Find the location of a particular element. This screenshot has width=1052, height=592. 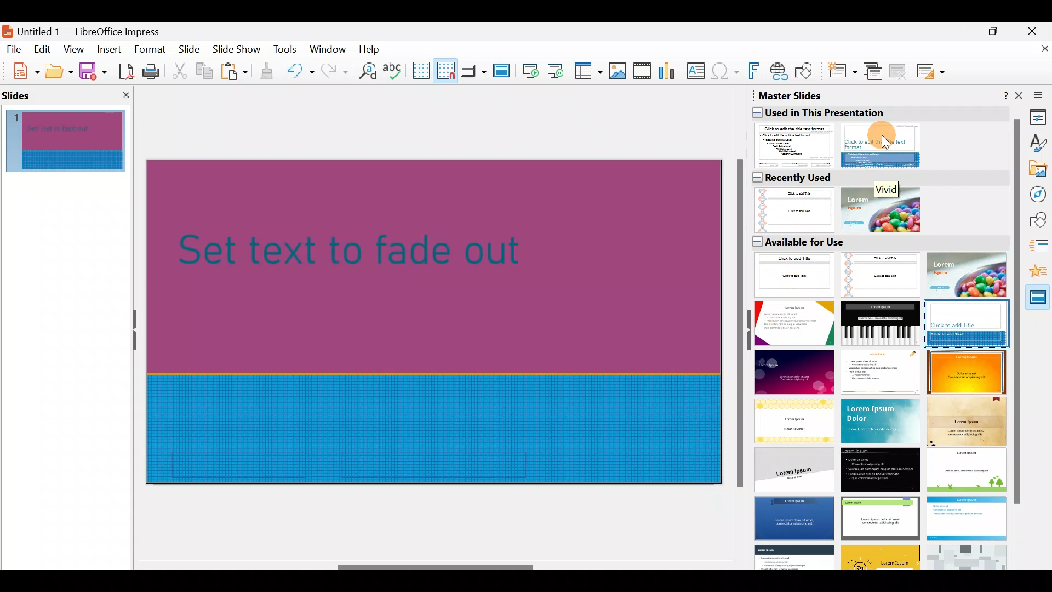

Show draw functions is located at coordinates (806, 71).